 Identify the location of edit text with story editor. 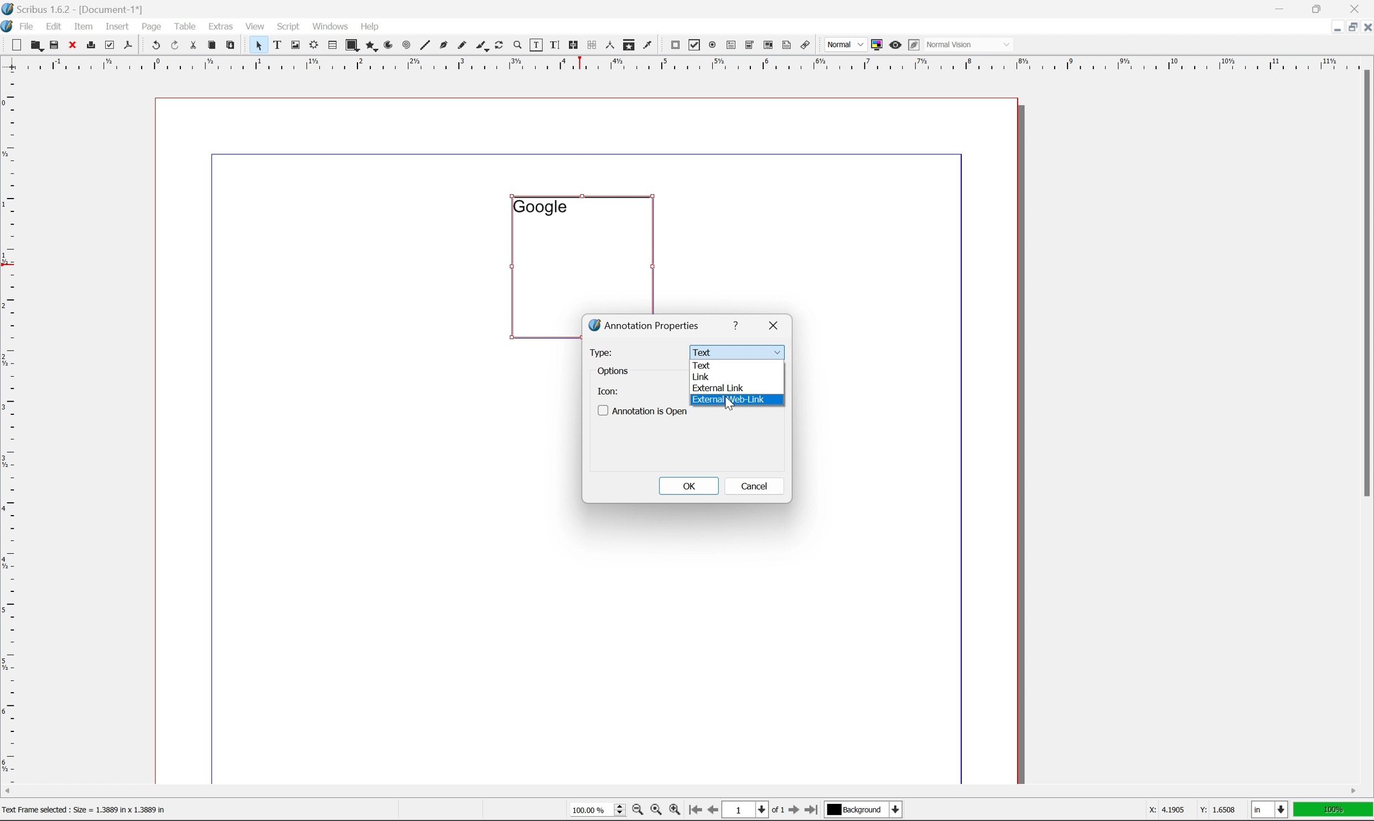
(552, 44).